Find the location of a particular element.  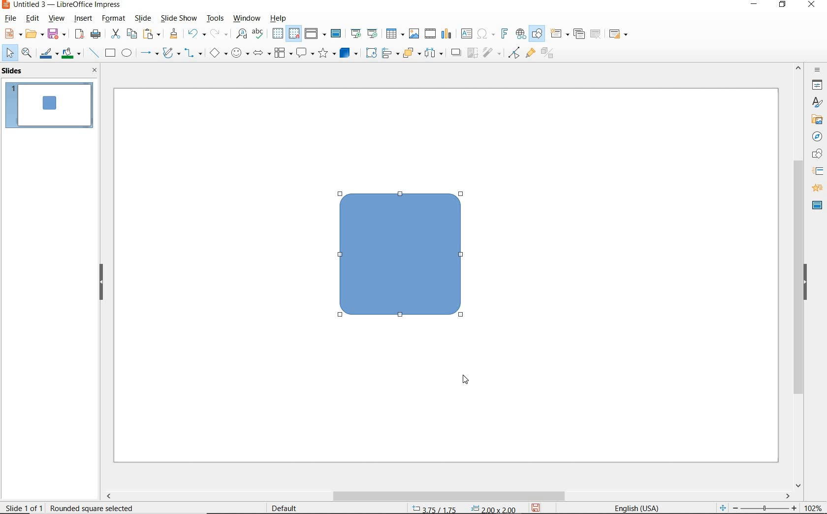

insert frontwork text is located at coordinates (504, 34).